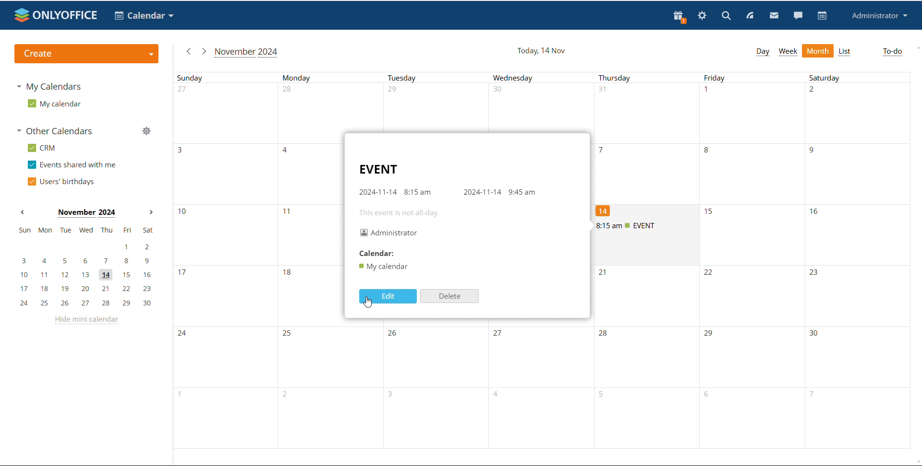 Image resolution: width=922 pixels, height=466 pixels. I want to click on month view, so click(818, 50).